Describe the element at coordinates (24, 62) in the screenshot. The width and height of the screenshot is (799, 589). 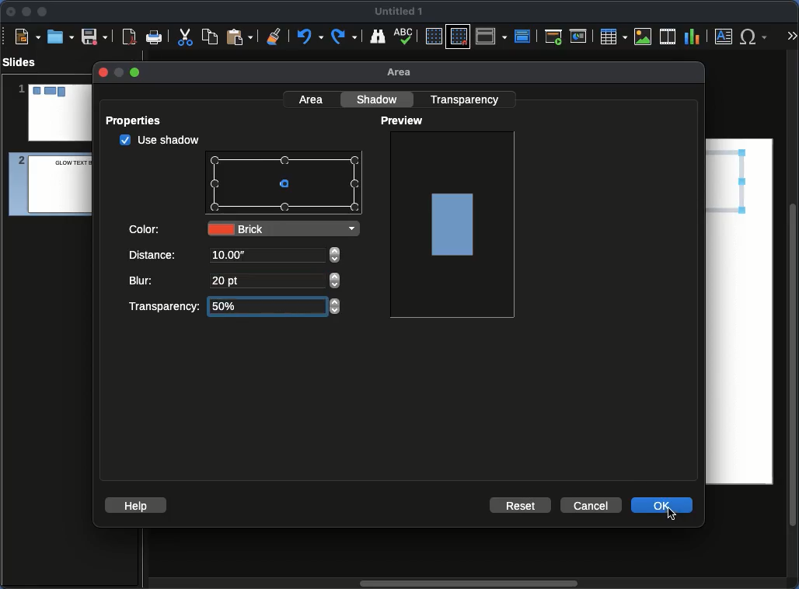
I see `Slides` at that location.